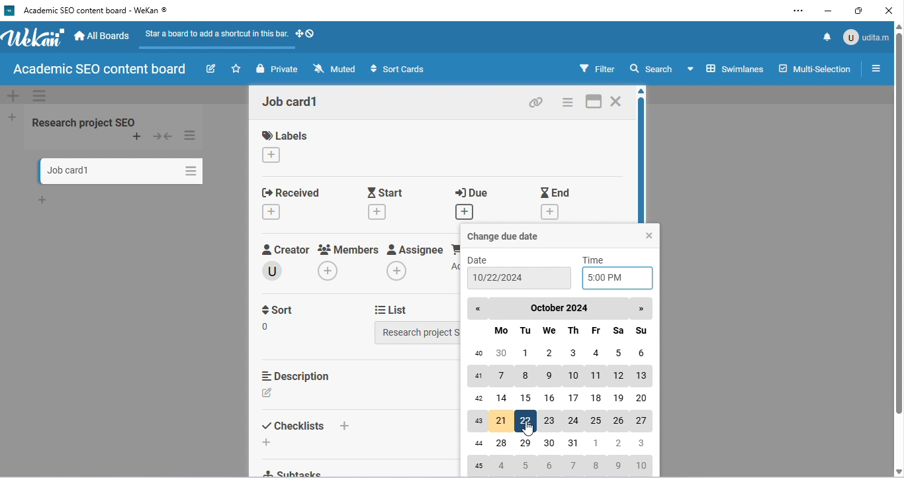 The width and height of the screenshot is (904, 478). I want to click on close, so click(649, 234).